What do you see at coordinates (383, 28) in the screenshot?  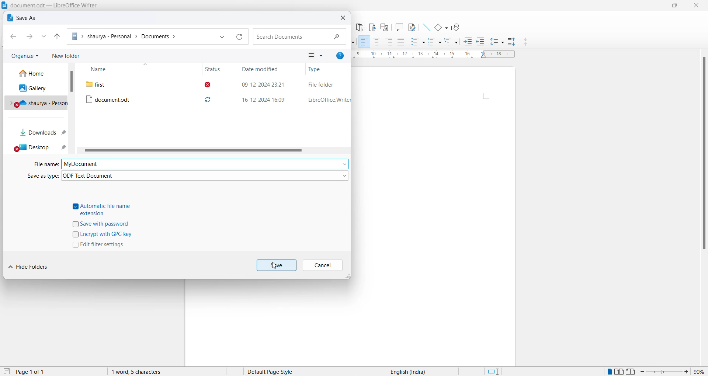 I see `Insert cross reference` at bounding box center [383, 28].